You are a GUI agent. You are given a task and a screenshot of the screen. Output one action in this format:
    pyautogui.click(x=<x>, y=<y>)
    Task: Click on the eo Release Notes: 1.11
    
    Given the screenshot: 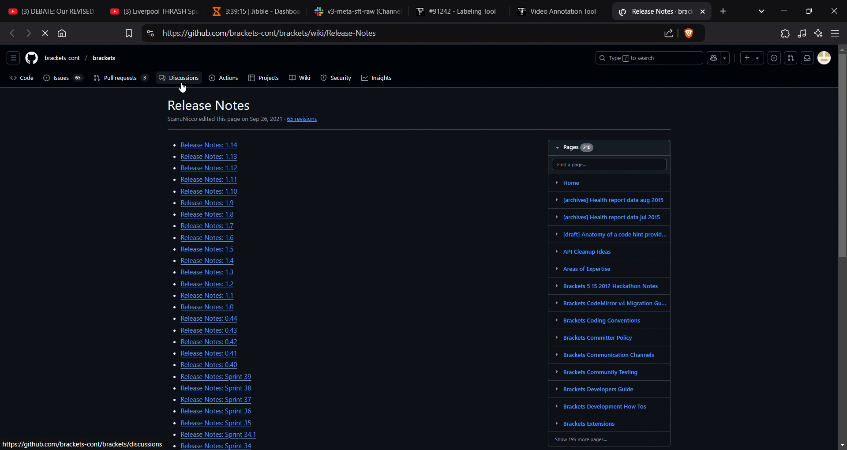 What is the action you would take?
    pyautogui.click(x=200, y=179)
    